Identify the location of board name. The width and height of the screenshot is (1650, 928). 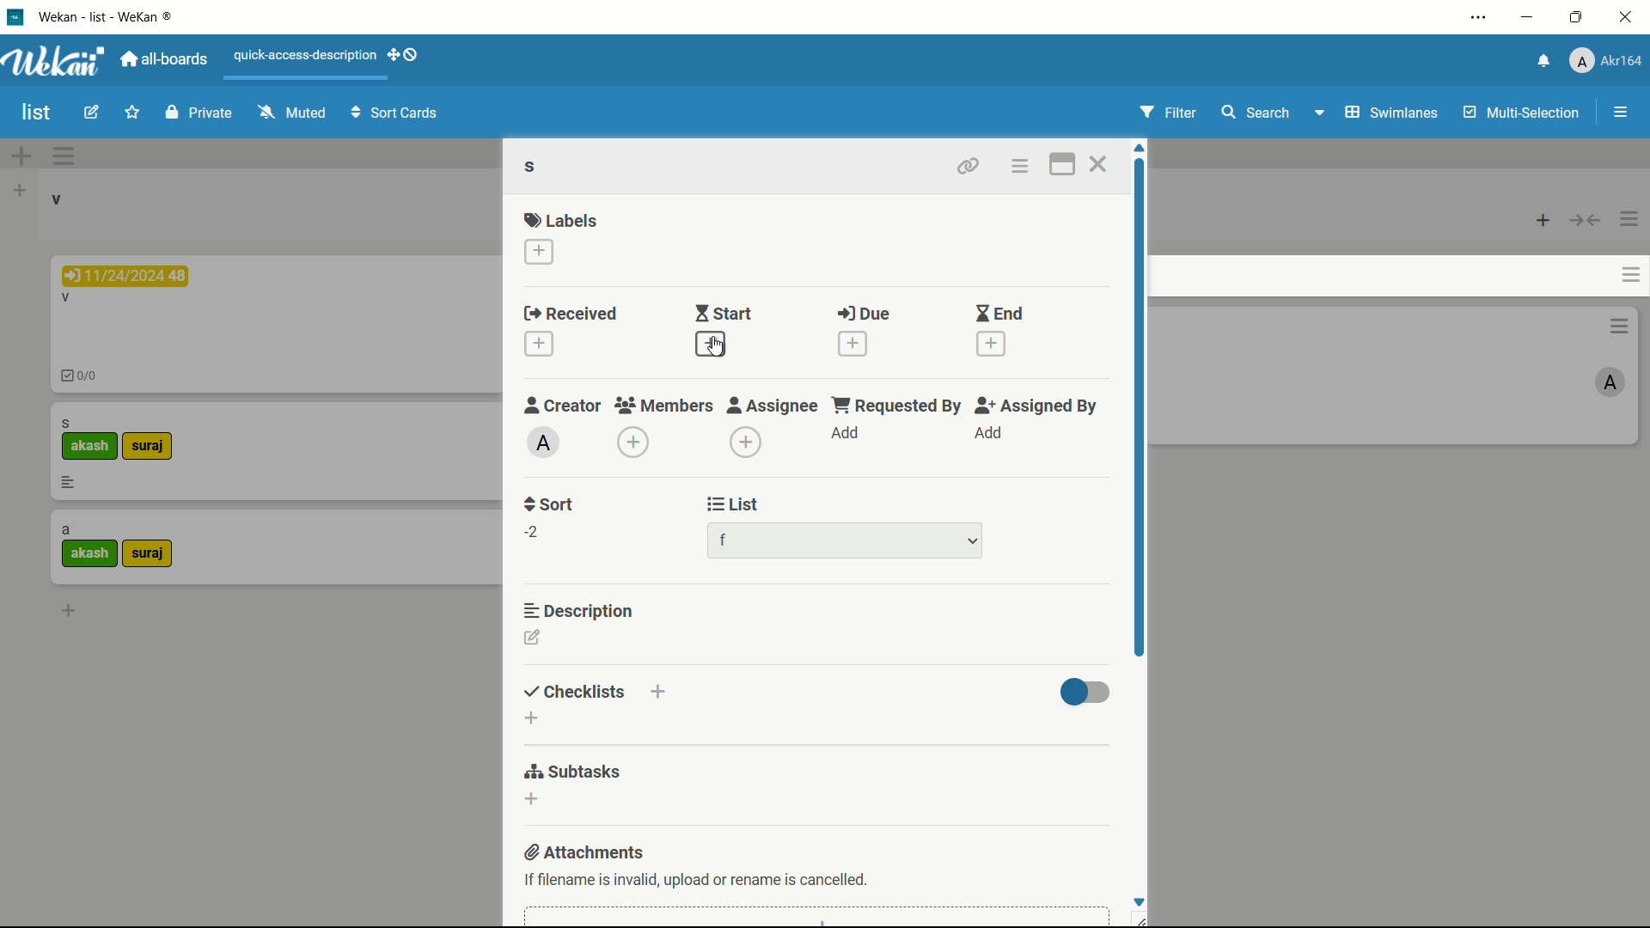
(37, 113).